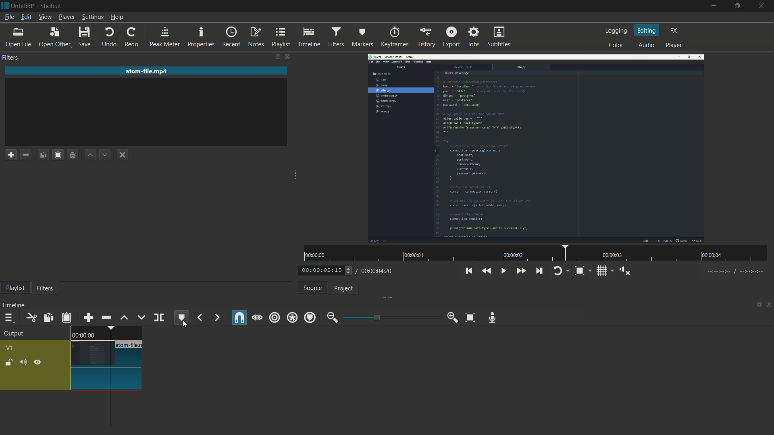  Describe the element at coordinates (130, 345) in the screenshot. I see `file name` at that location.